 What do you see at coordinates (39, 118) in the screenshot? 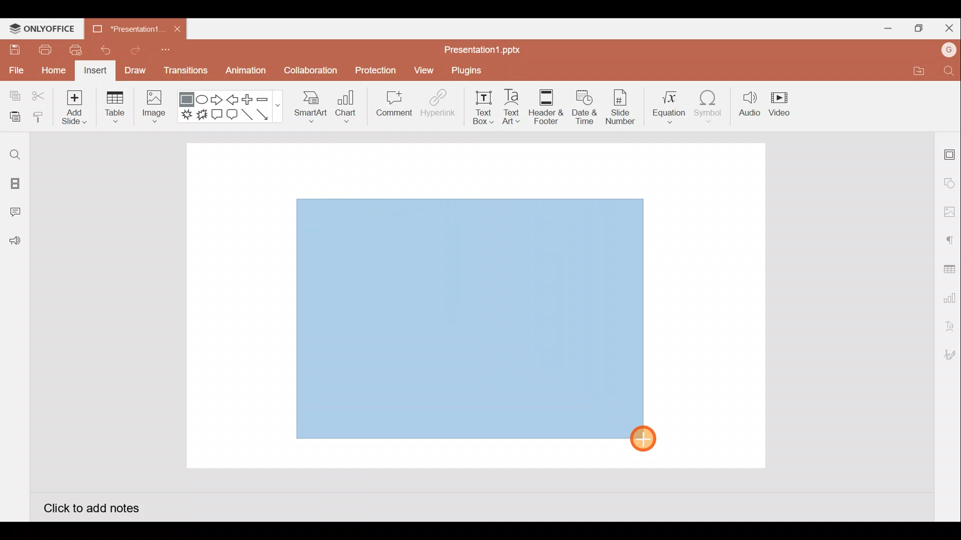
I see `Copy style` at bounding box center [39, 118].